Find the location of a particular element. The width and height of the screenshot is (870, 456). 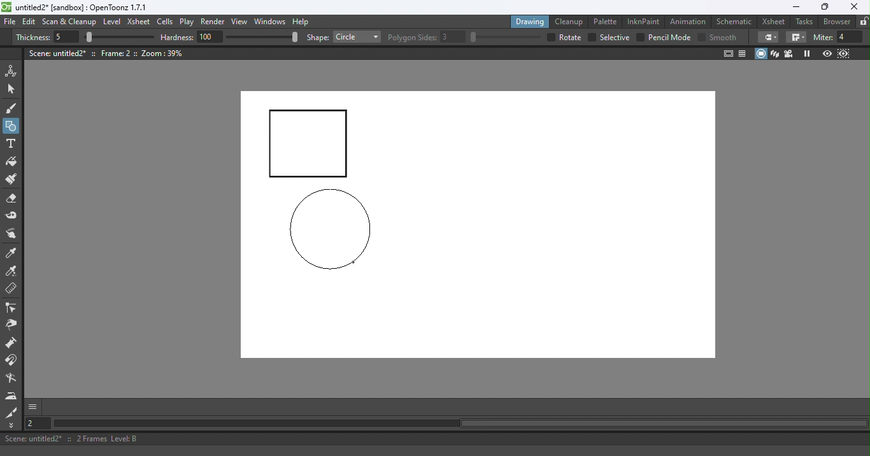

Cells is located at coordinates (167, 22).